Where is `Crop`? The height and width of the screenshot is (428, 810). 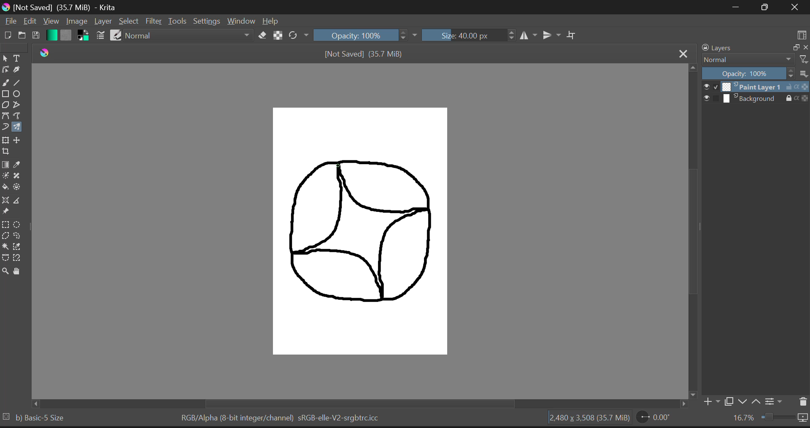 Crop is located at coordinates (572, 35).